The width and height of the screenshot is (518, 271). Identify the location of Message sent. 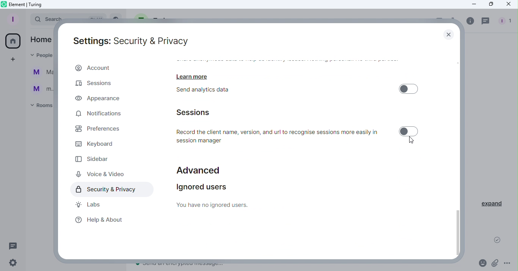
(498, 241).